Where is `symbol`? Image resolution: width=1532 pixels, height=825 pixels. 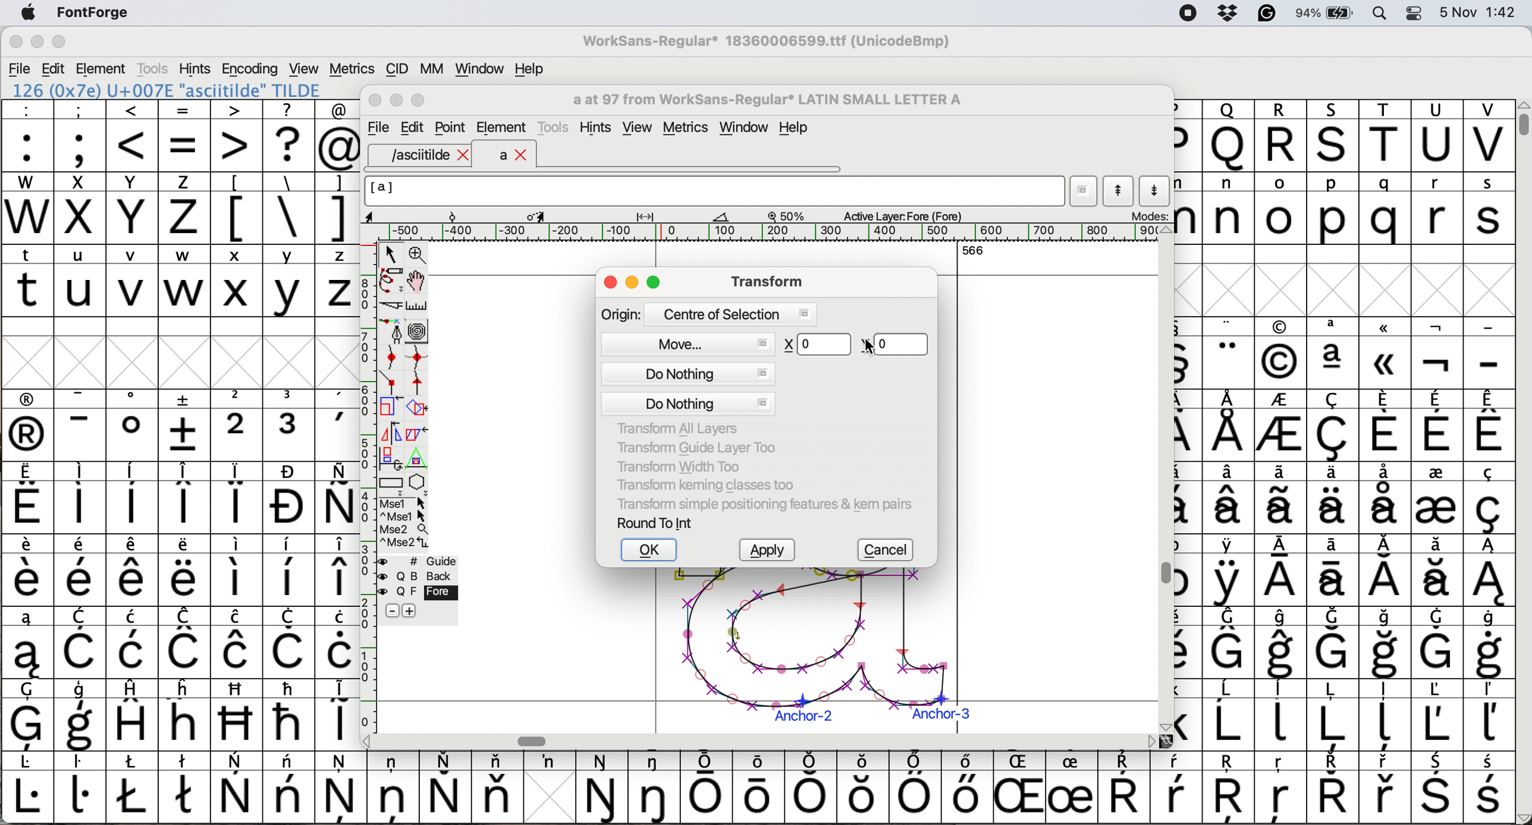 symbol is located at coordinates (1332, 788).